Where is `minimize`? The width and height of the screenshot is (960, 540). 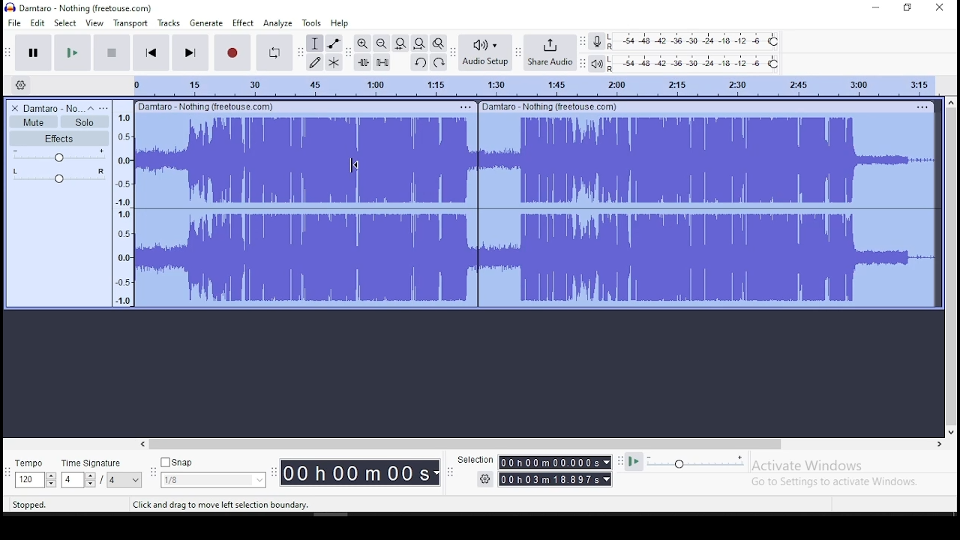
minimize is located at coordinates (871, 8).